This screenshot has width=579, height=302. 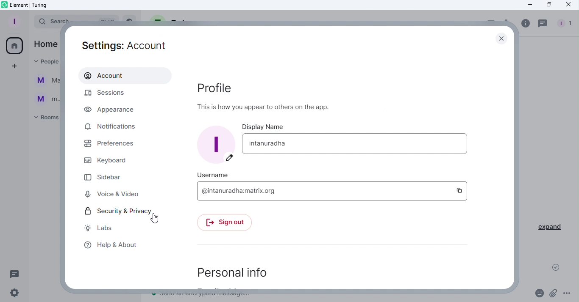 What do you see at coordinates (217, 144) in the screenshot?
I see `Display picture` at bounding box center [217, 144].